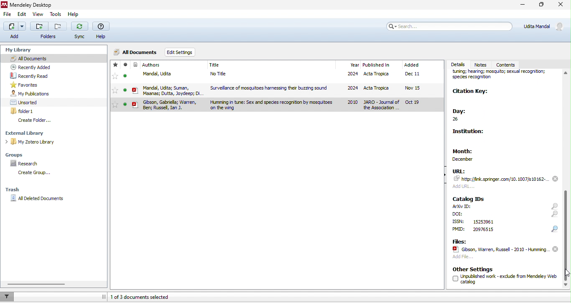 This screenshot has height=303, width=571. What do you see at coordinates (125, 78) in the screenshot?
I see `seen/unseen` at bounding box center [125, 78].